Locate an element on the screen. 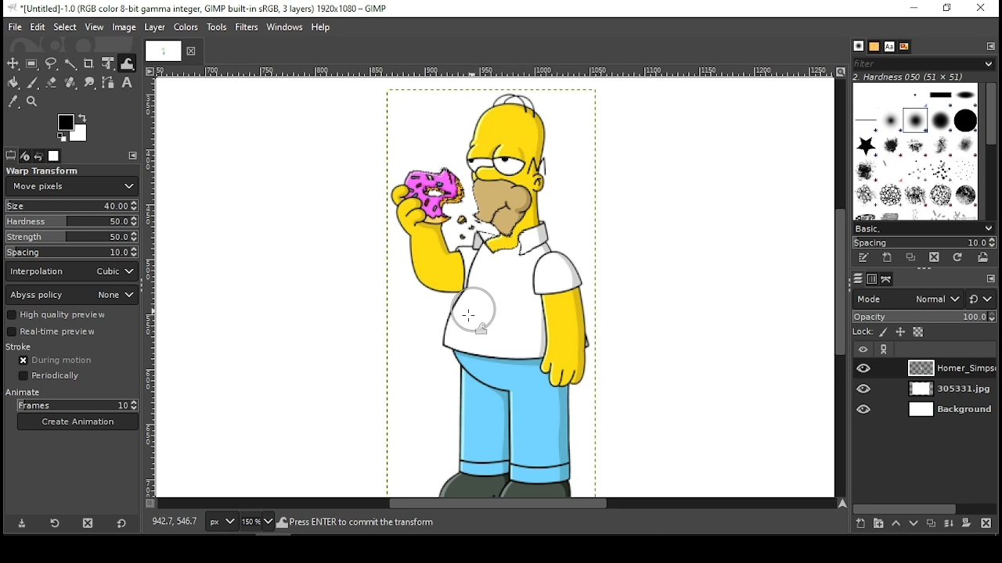 The width and height of the screenshot is (1002, 563). lock alpha channel is located at coordinates (917, 332).